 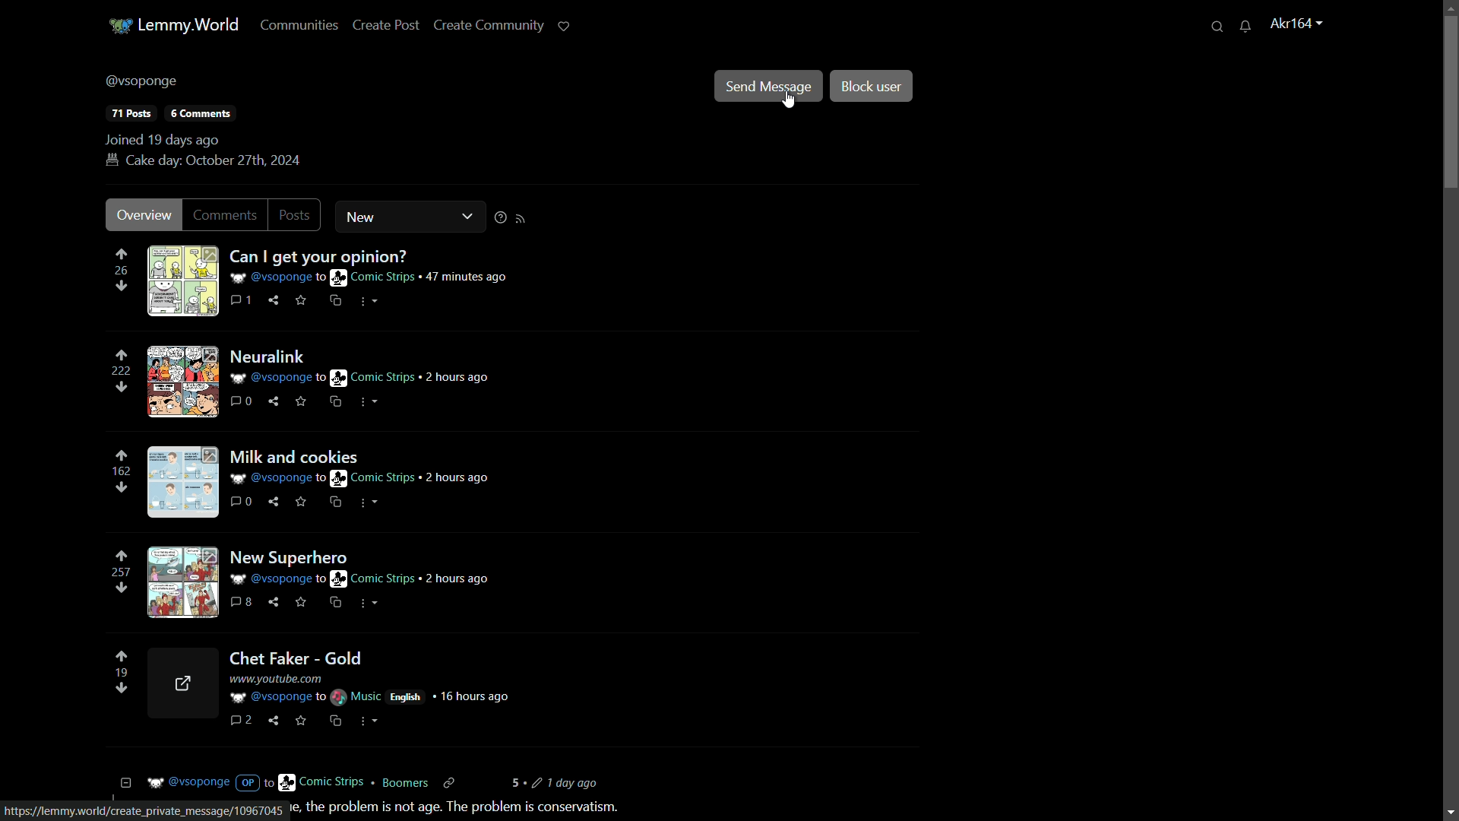 What do you see at coordinates (337, 400) in the screenshot?
I see `cross share` at bounding box center [337, 400].